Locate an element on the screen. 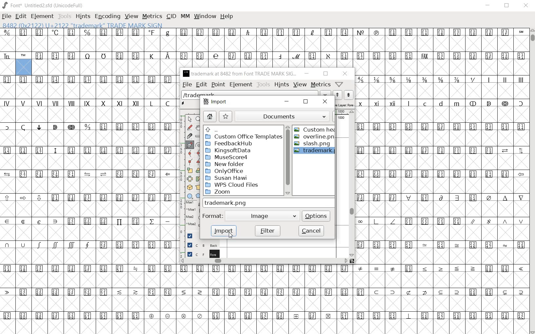  symbols is located at coordinates (442, 233).